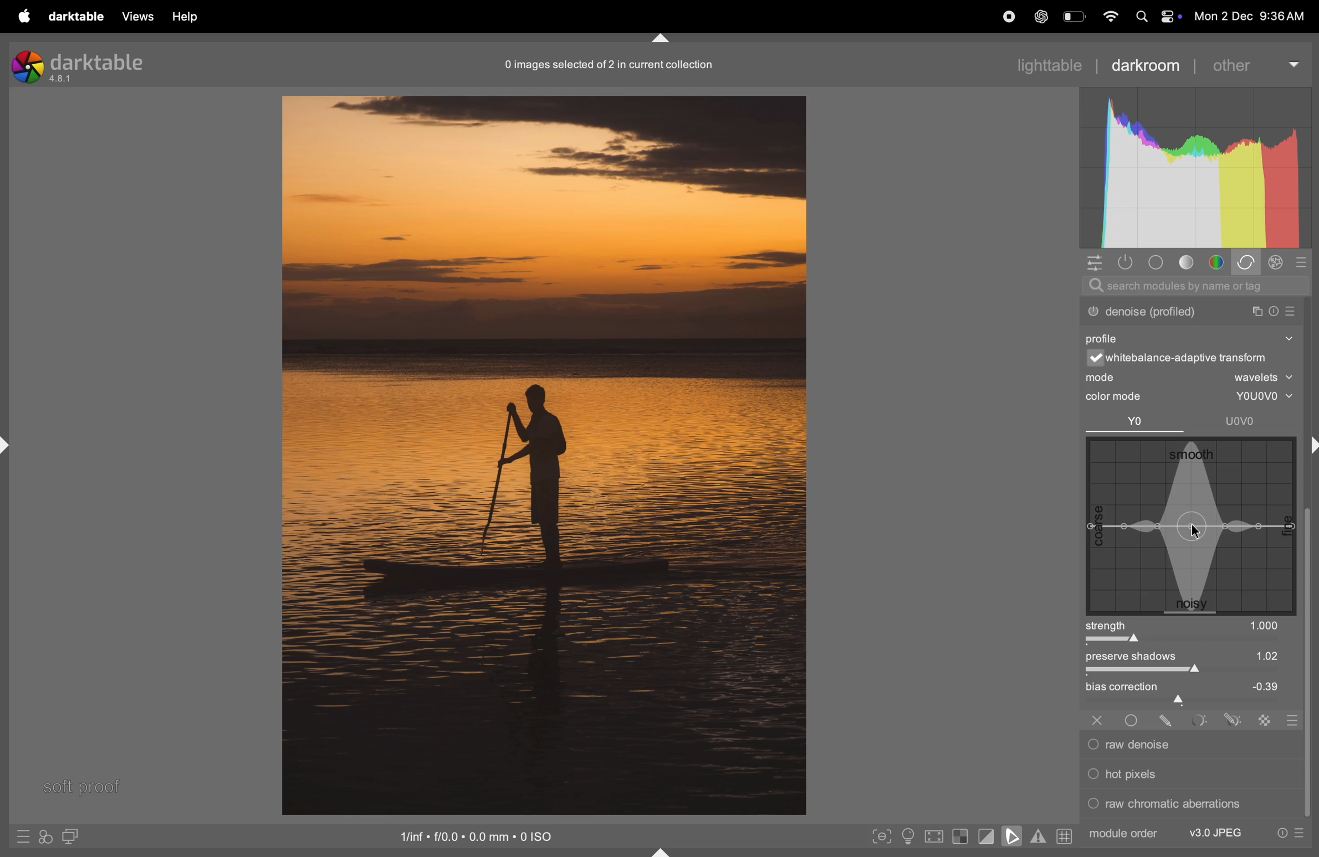  I want to click on UOvo, so click(1243, 421).